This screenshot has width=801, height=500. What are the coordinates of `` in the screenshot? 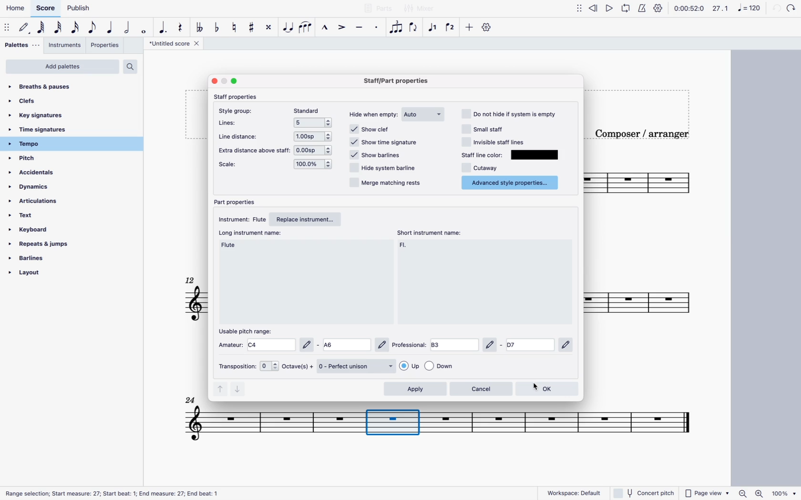 It's located at (190, 398).